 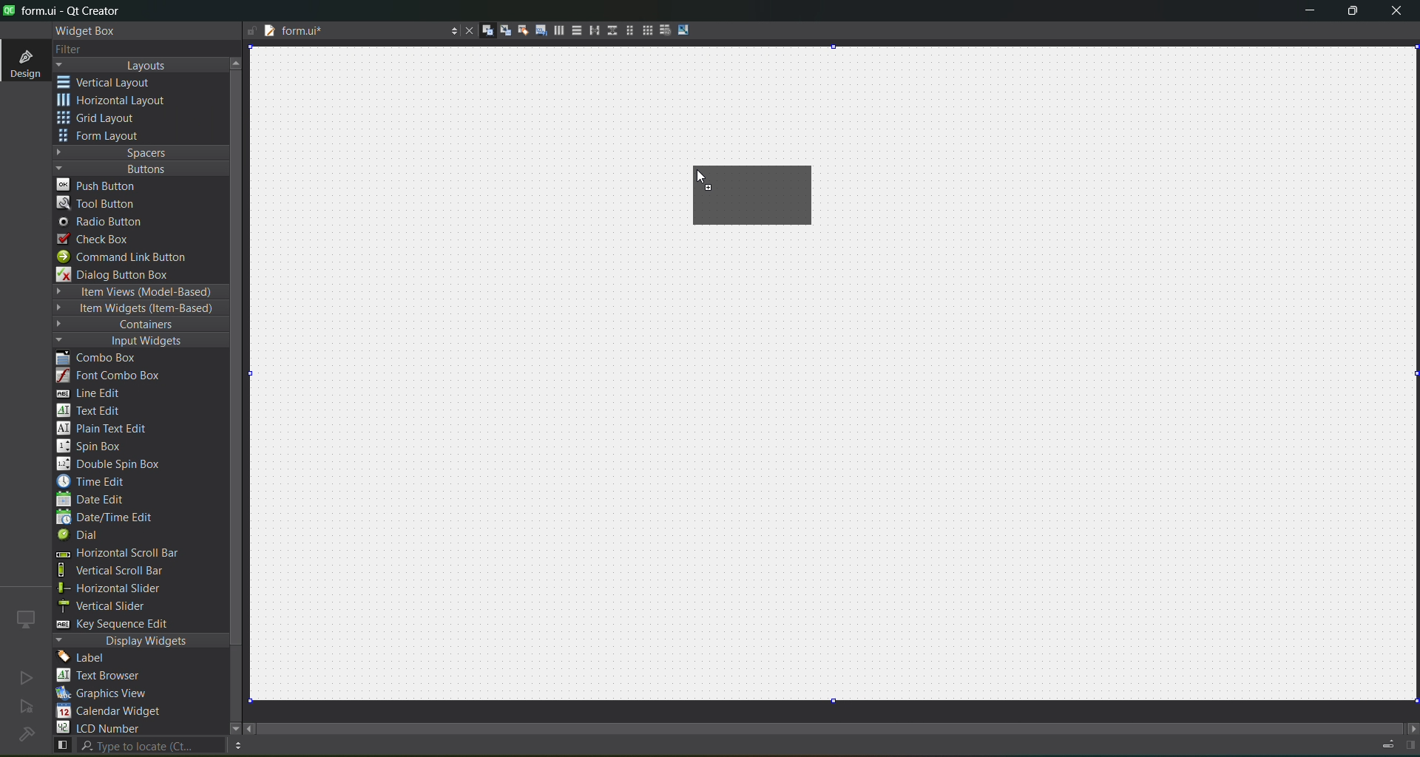 What do you see at coordinates (642, 30) in the screenshot?
I see `layout in a grid` at bounding box center [642, 30].